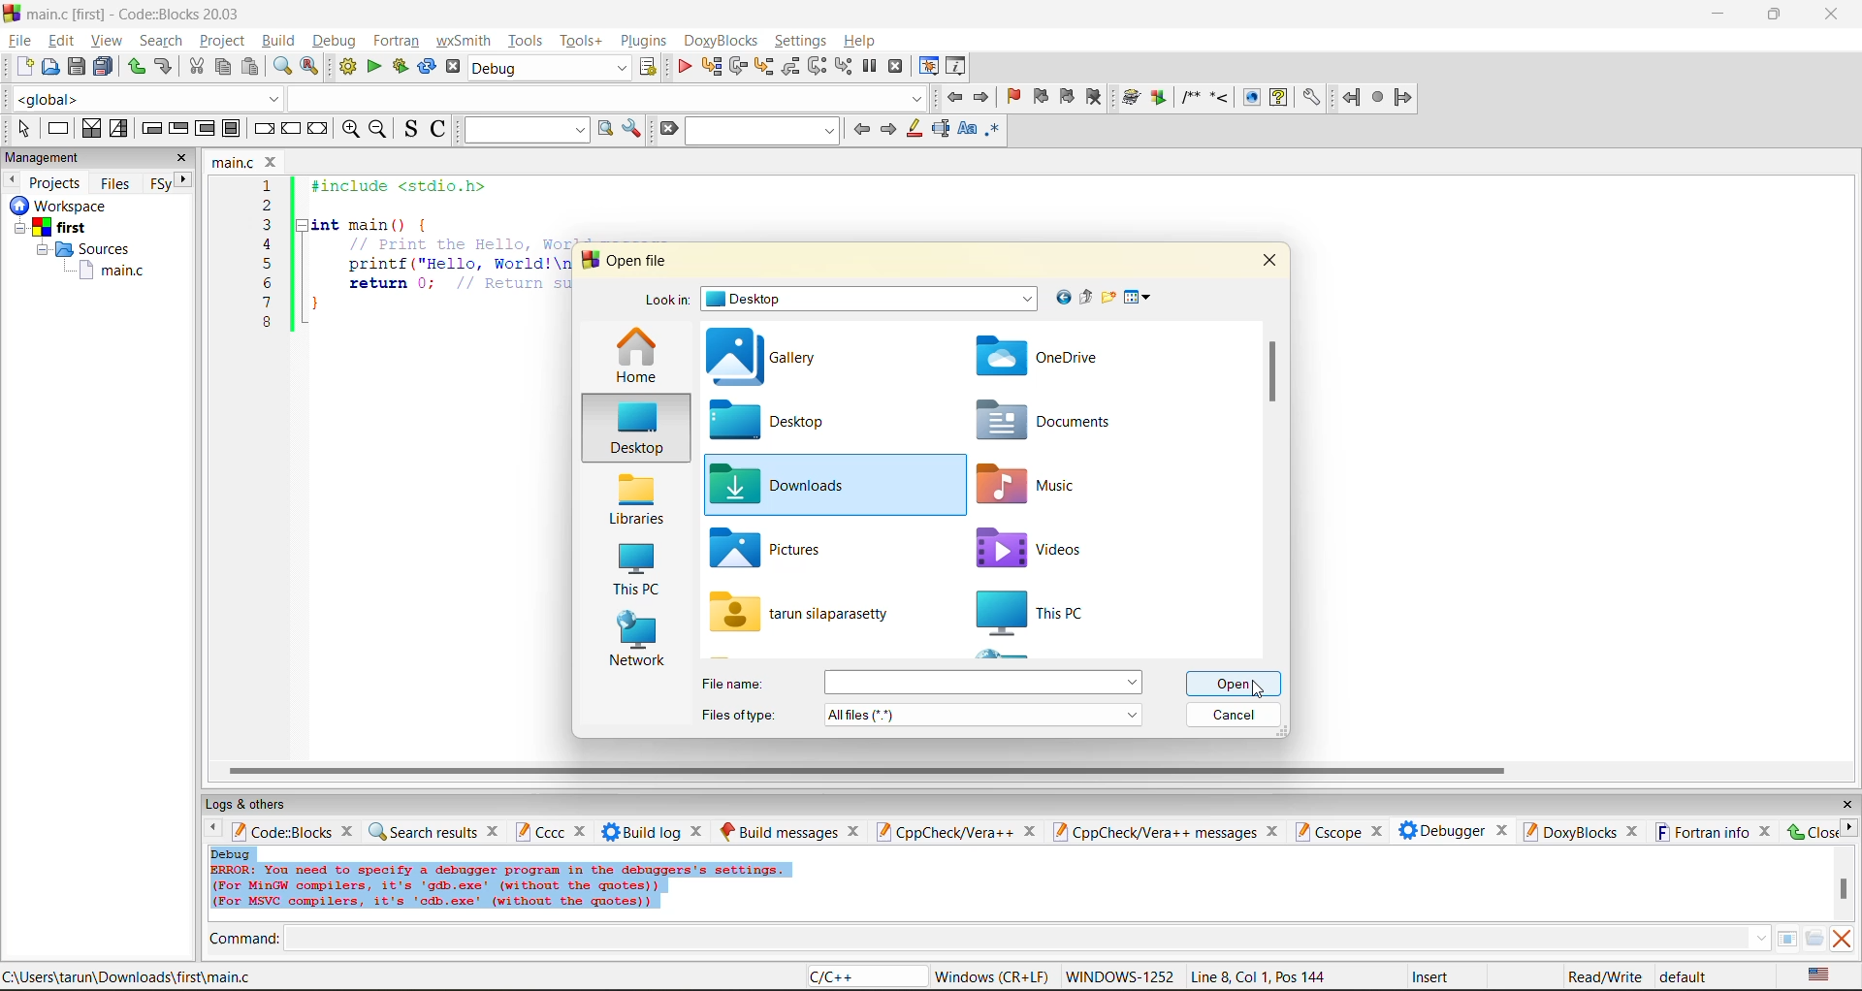 The height and width of the screenshot is (991, 1862). Describe the element at coordinates (397, 41) in the screenshot. I see `fortran` at that location.